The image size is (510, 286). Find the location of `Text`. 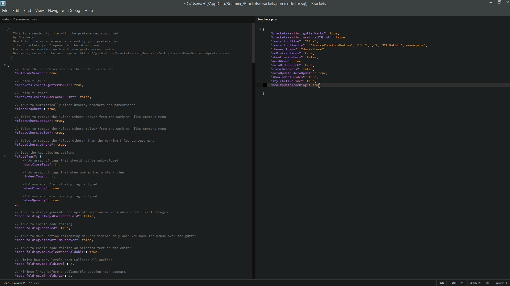

Text is located at coordinates (119, 44).